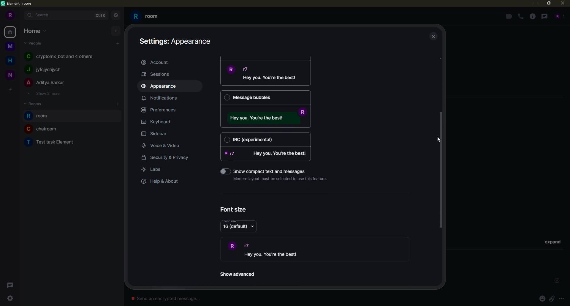 The width and height of the screenshot is (570, 306). What do you see at coordinates (159, 74) in the screenshot?
I see `sessions` at bounding box center [159, 74].